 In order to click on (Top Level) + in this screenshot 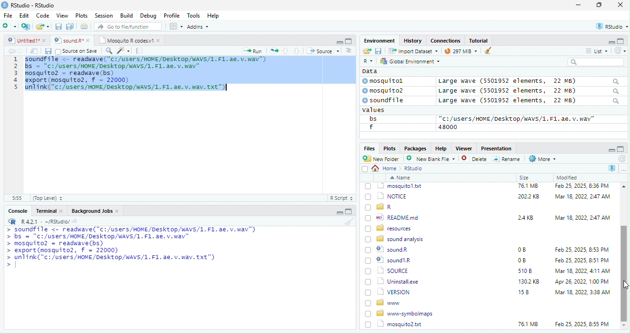, I will do `click(48, 198)`.